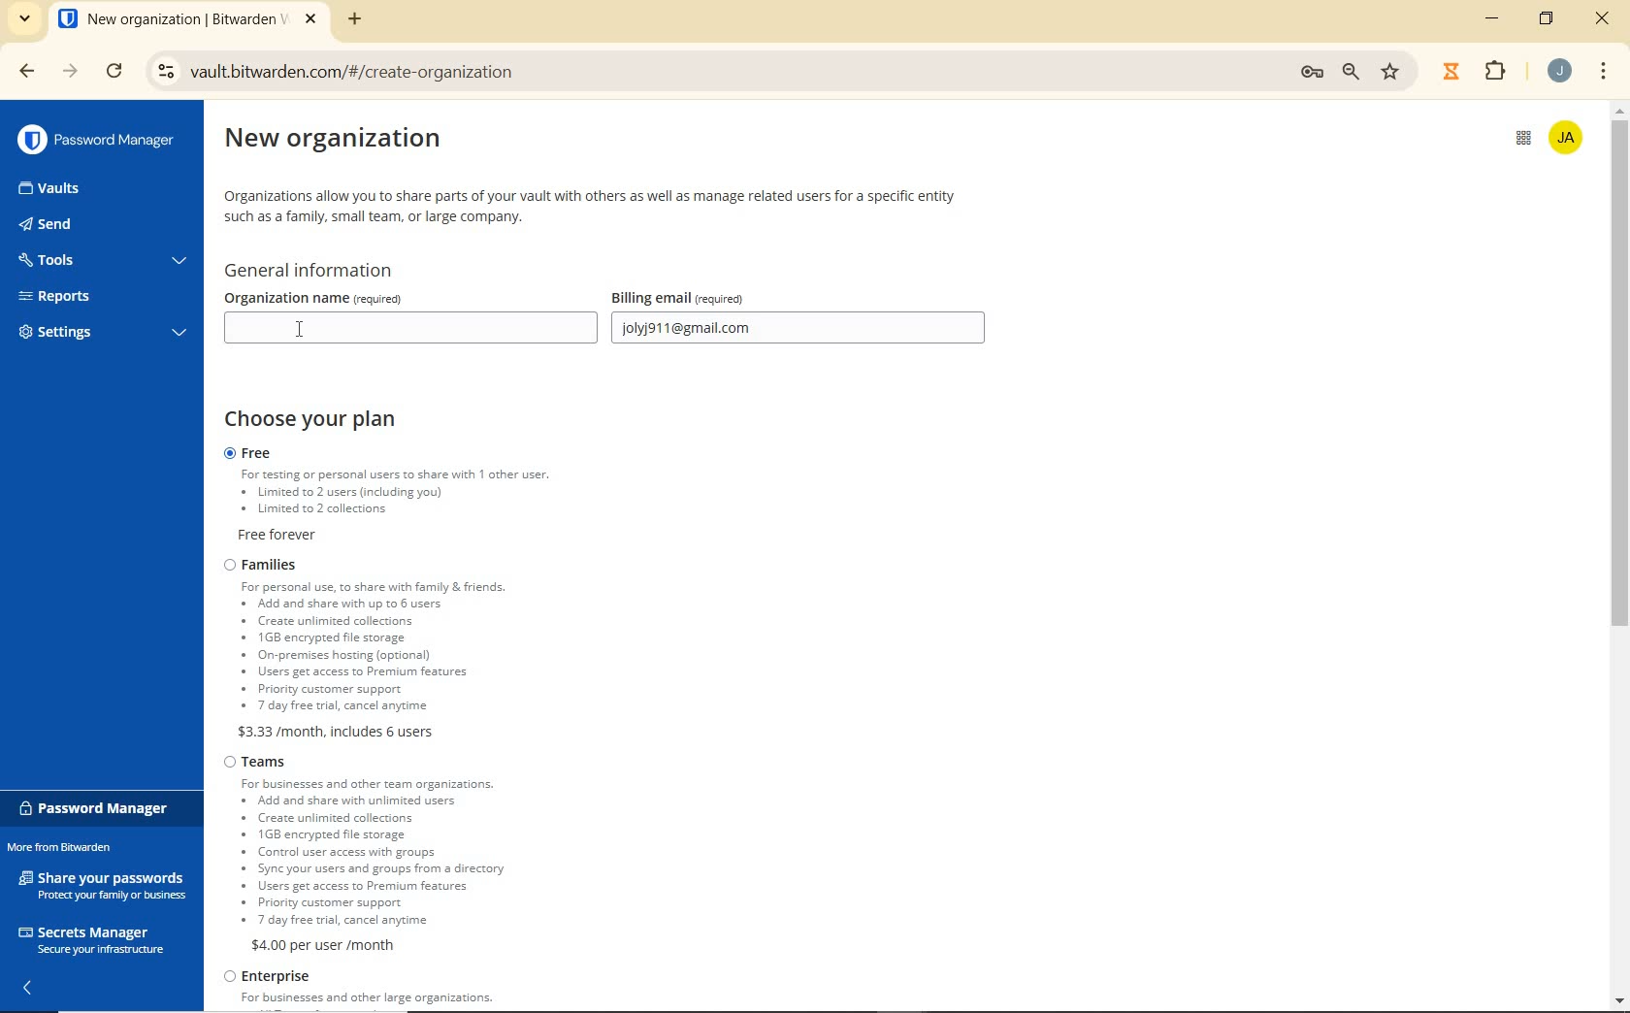  I want to click on cursor, so click(304, 325).